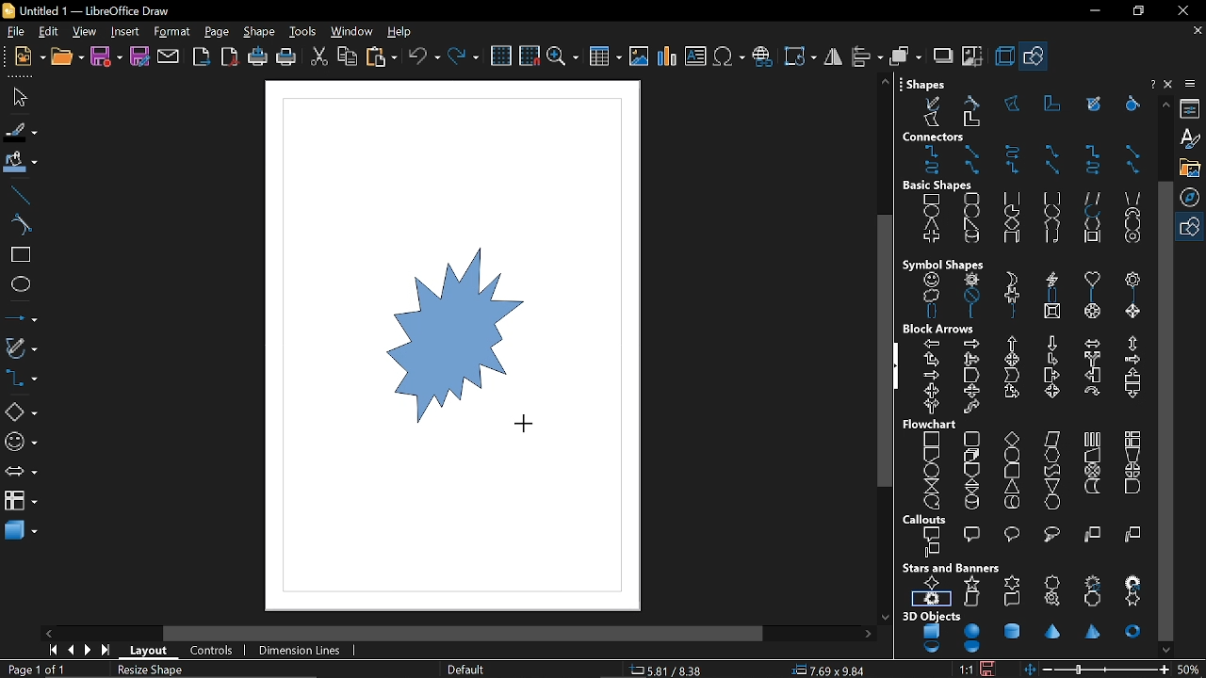 Image resolution: width=1206 pixels, height=678 pixels. Describe the element at coordinates (1190, 168) in the screenshot. I see `gallery` at that location.